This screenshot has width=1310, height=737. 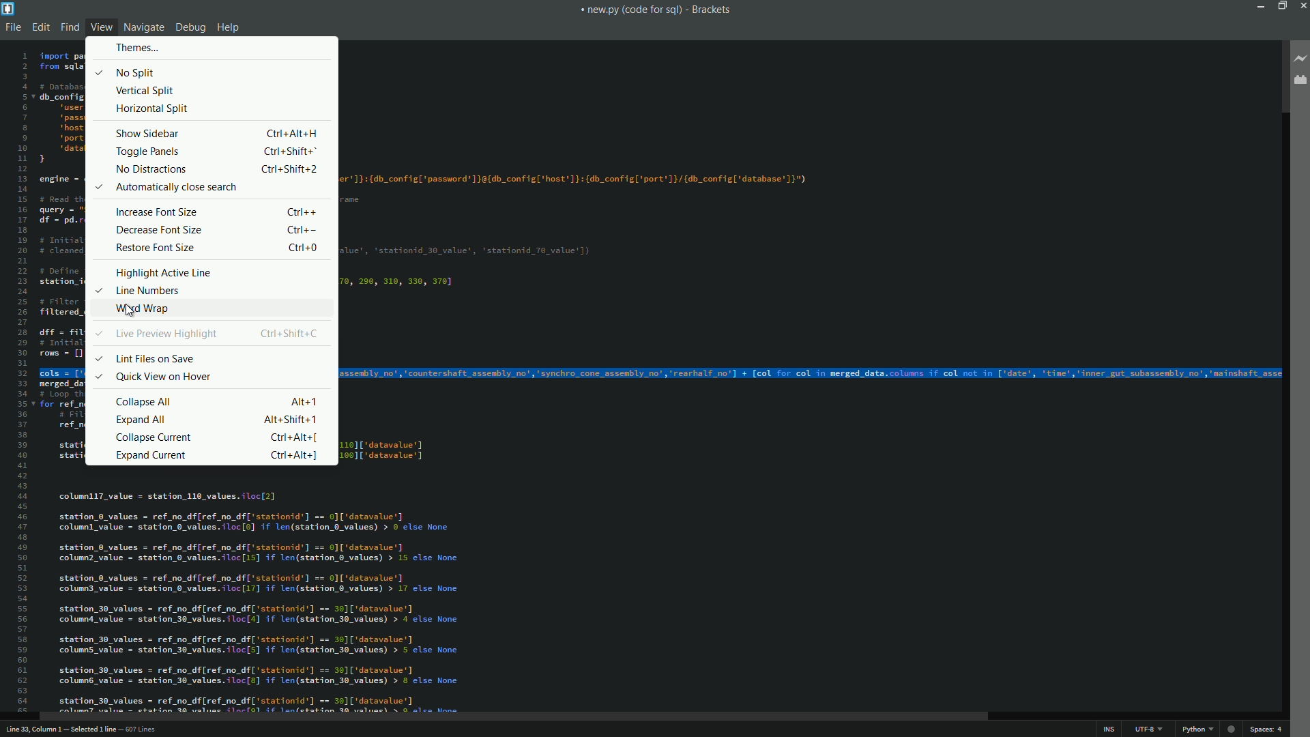 What do you see at coordinates (296, 438) in the screenshot?
I see `keyboard shortcut` at bounding box center [296, 438].